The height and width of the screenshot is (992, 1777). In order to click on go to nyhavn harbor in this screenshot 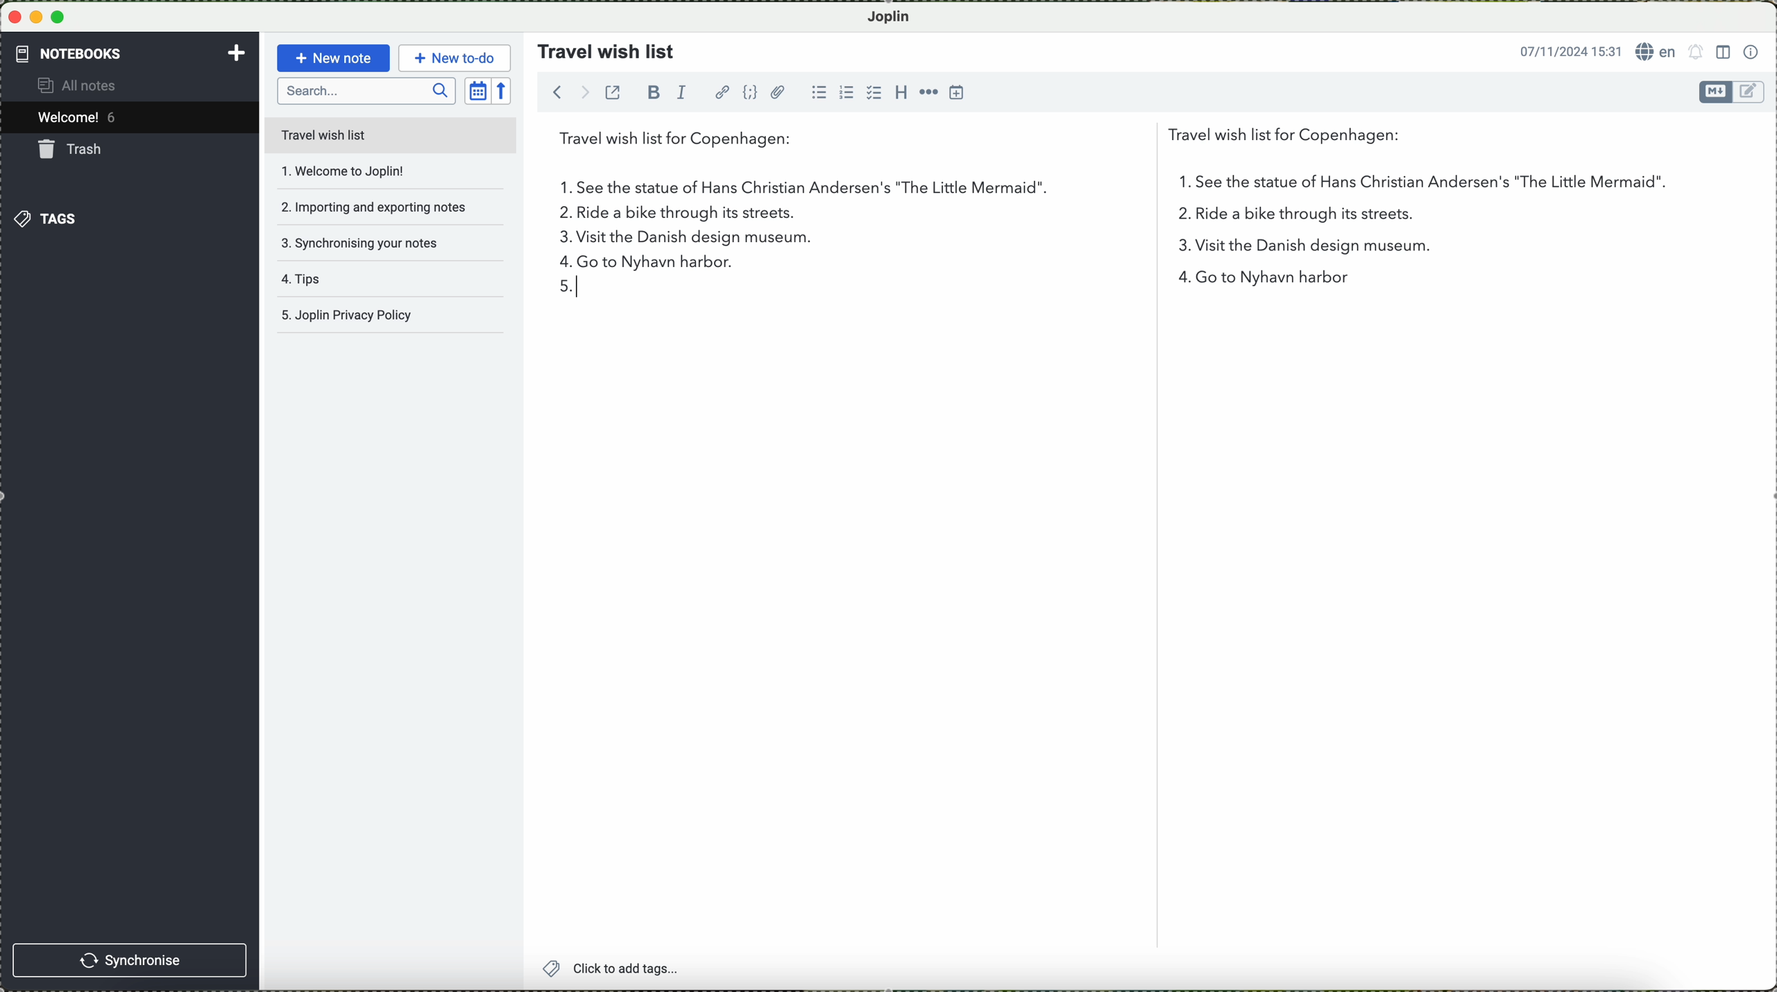, I will do `click(986, 264)`.